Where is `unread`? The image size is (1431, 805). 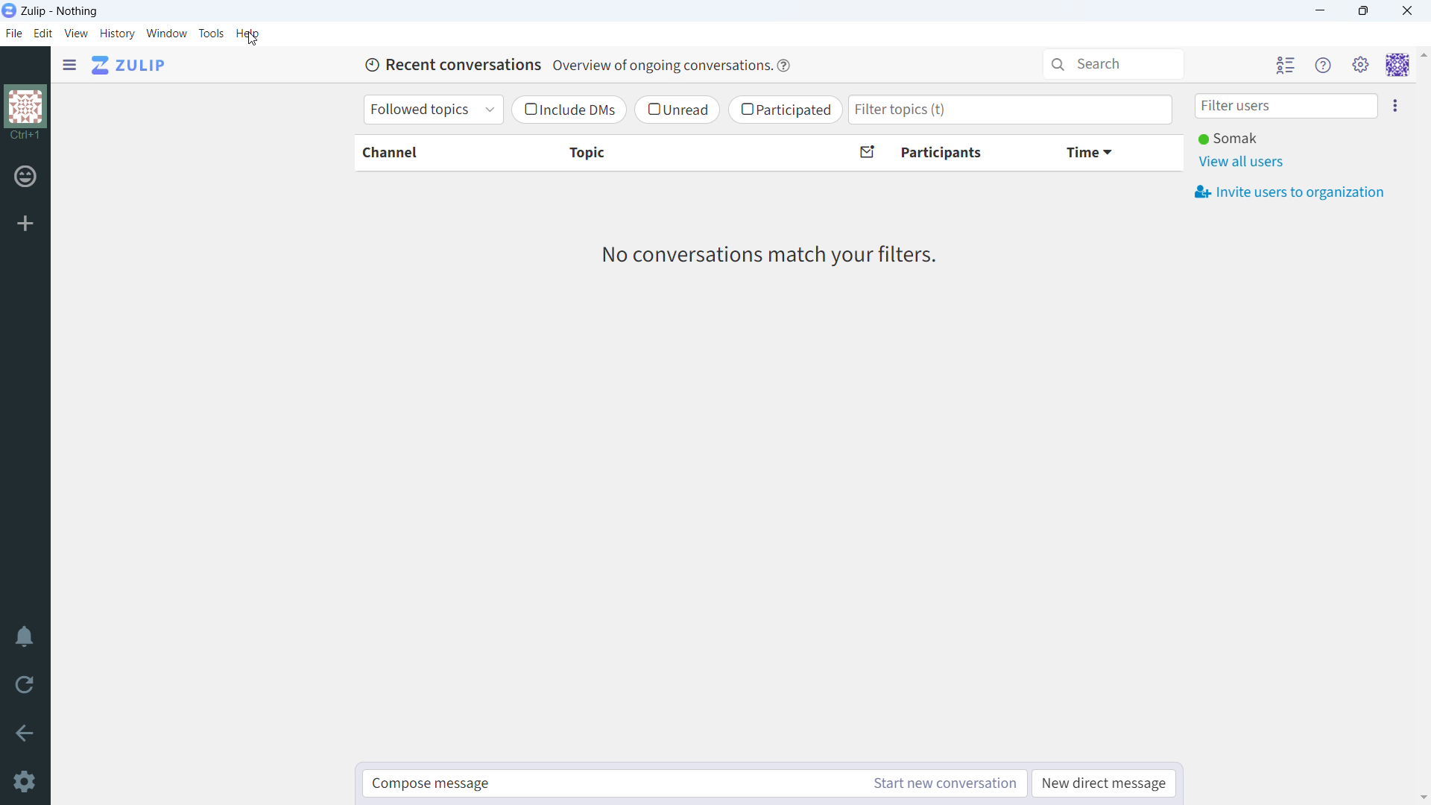
unread is located at coordinates (675, 110).